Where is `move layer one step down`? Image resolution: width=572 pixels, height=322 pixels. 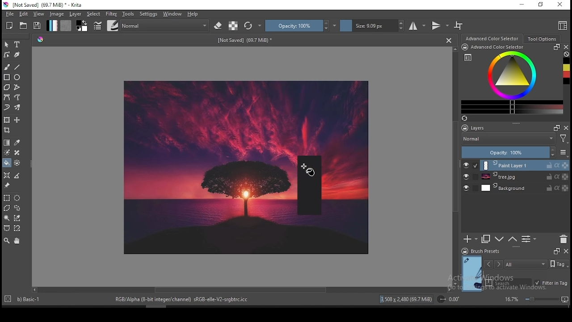 move layer one step down is located at coordinates (499, 239).